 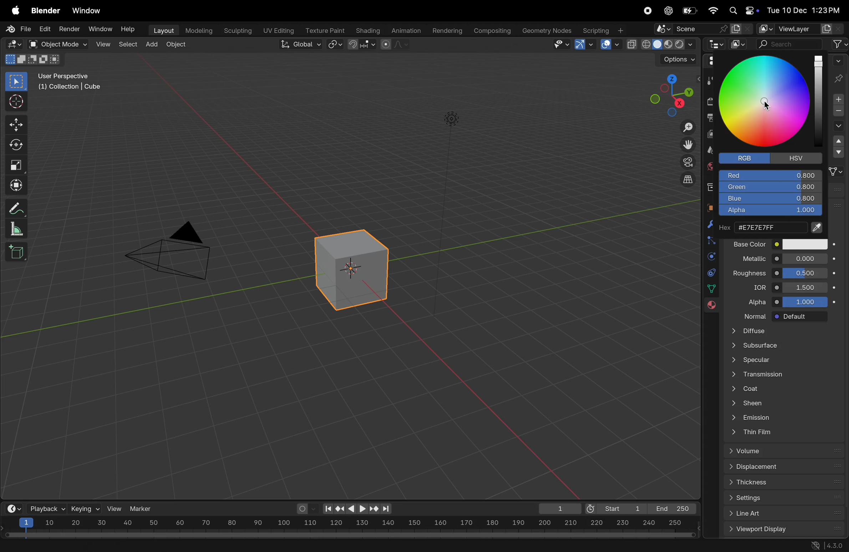 What do you see at coordinates (788, 403) in the screenshot?
I see `sheen` at bounding box center [788, 403].